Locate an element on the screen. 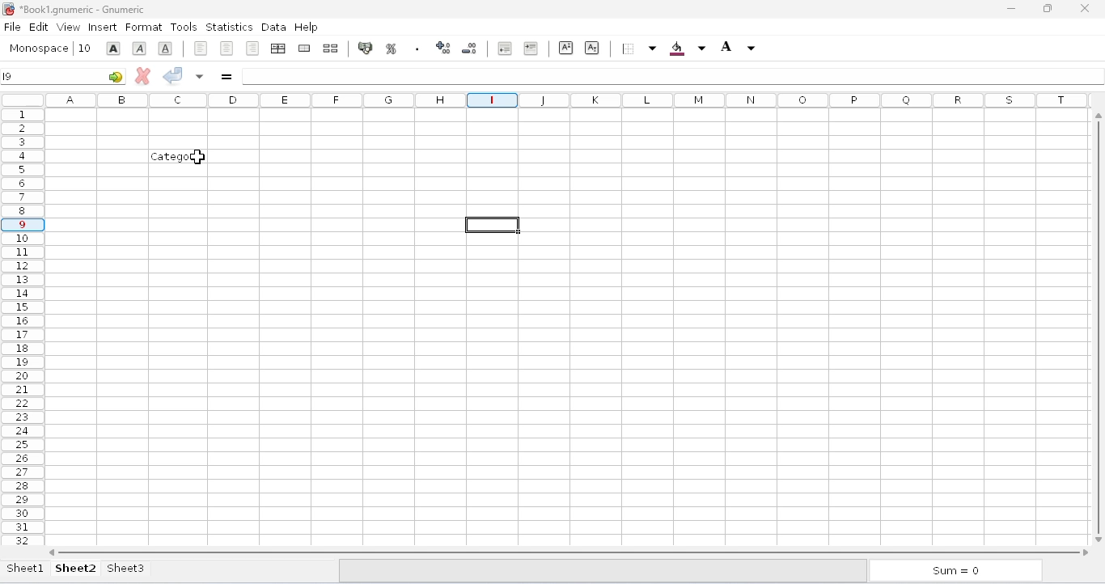  formula bar is located at coordinates (673, 76).